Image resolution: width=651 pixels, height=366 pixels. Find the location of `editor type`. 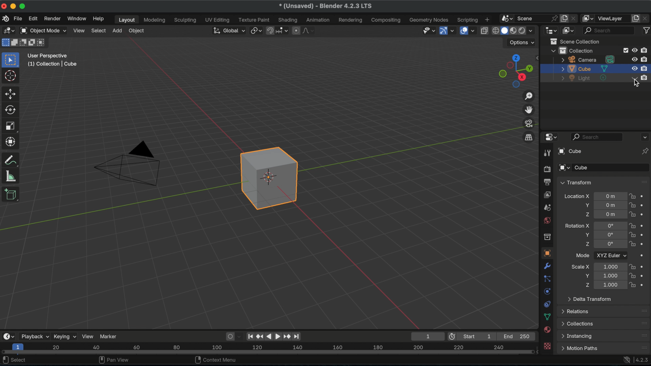

editor type is located at coordinates (551, 30).